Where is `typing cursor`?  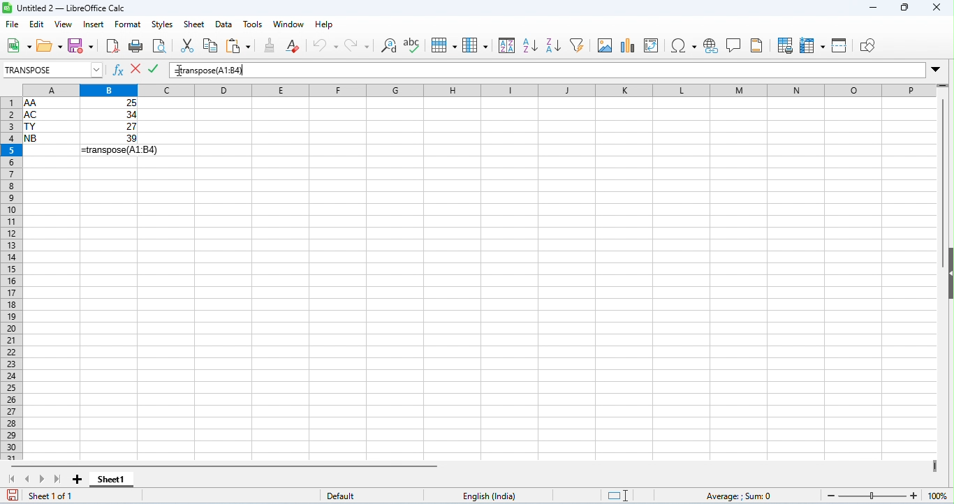
typing cursor is located at coordinates (244, 72).